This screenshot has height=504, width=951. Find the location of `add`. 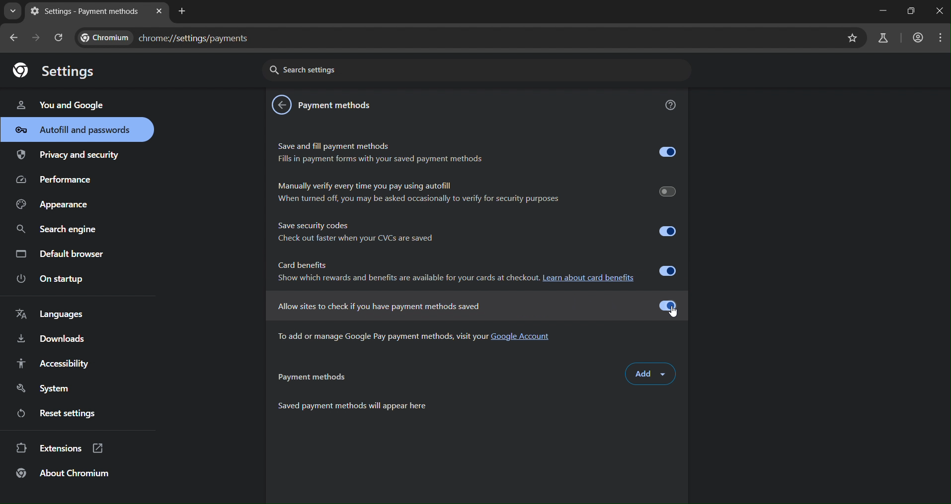

add is located at coordinates (650, 375).